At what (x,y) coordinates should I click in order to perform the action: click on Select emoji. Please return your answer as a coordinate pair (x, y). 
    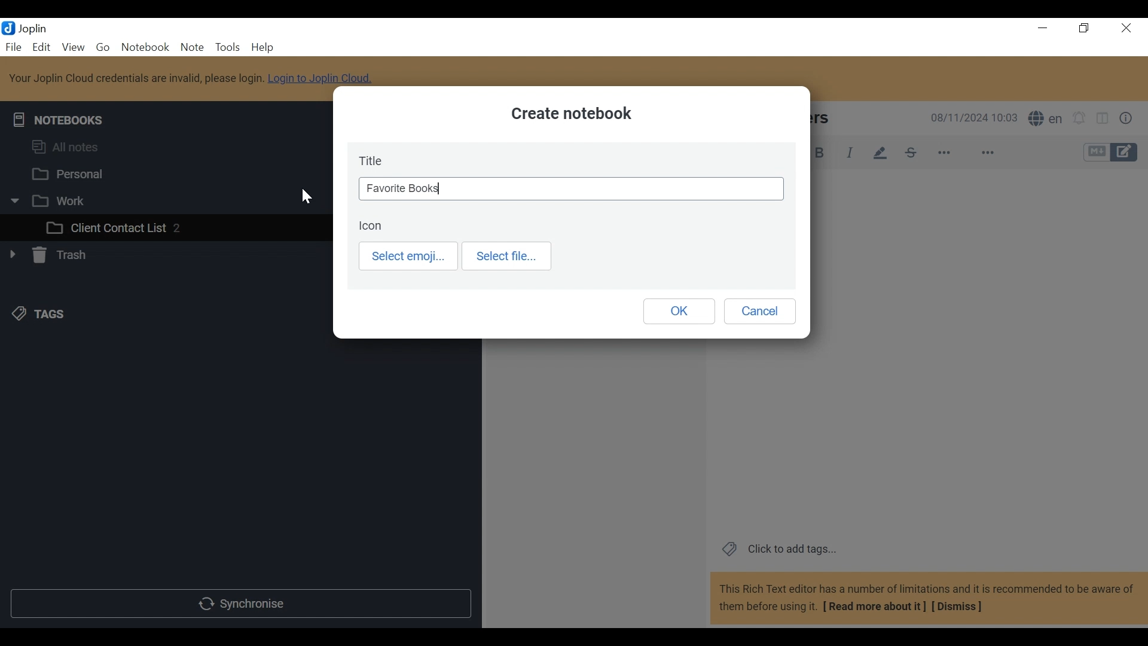
    Looking at the image, I should click on (407, 255).